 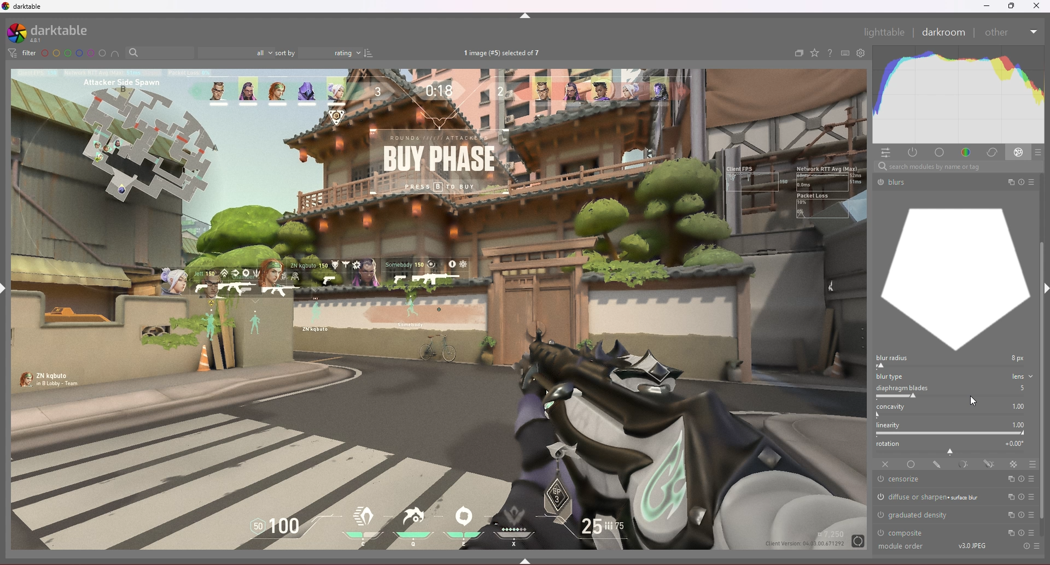 I want to click on multi instances actions, so click(x=1009, y=497).